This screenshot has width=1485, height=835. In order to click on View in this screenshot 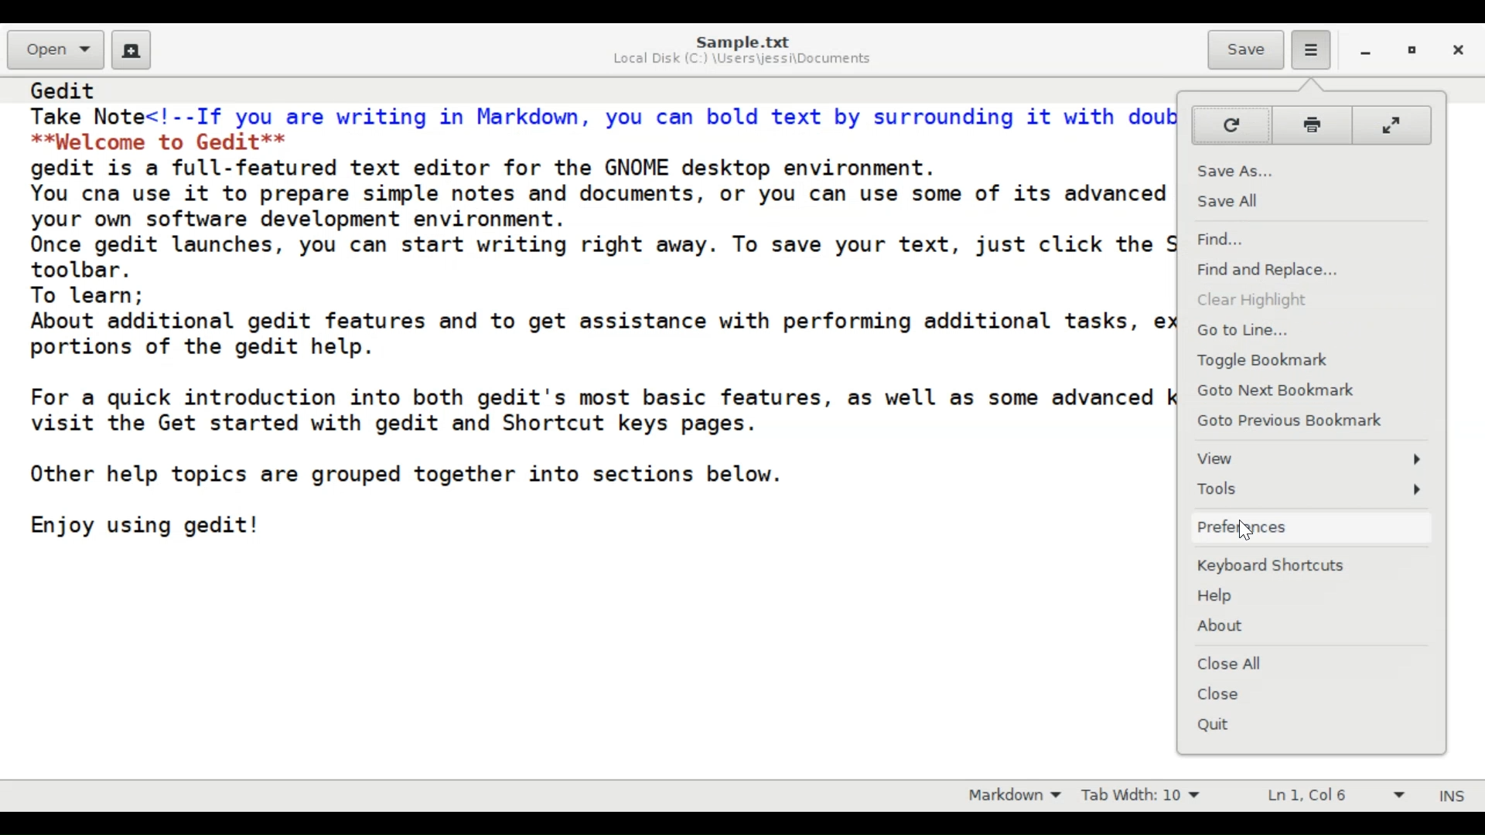, I will do `click(1309, 458)`.